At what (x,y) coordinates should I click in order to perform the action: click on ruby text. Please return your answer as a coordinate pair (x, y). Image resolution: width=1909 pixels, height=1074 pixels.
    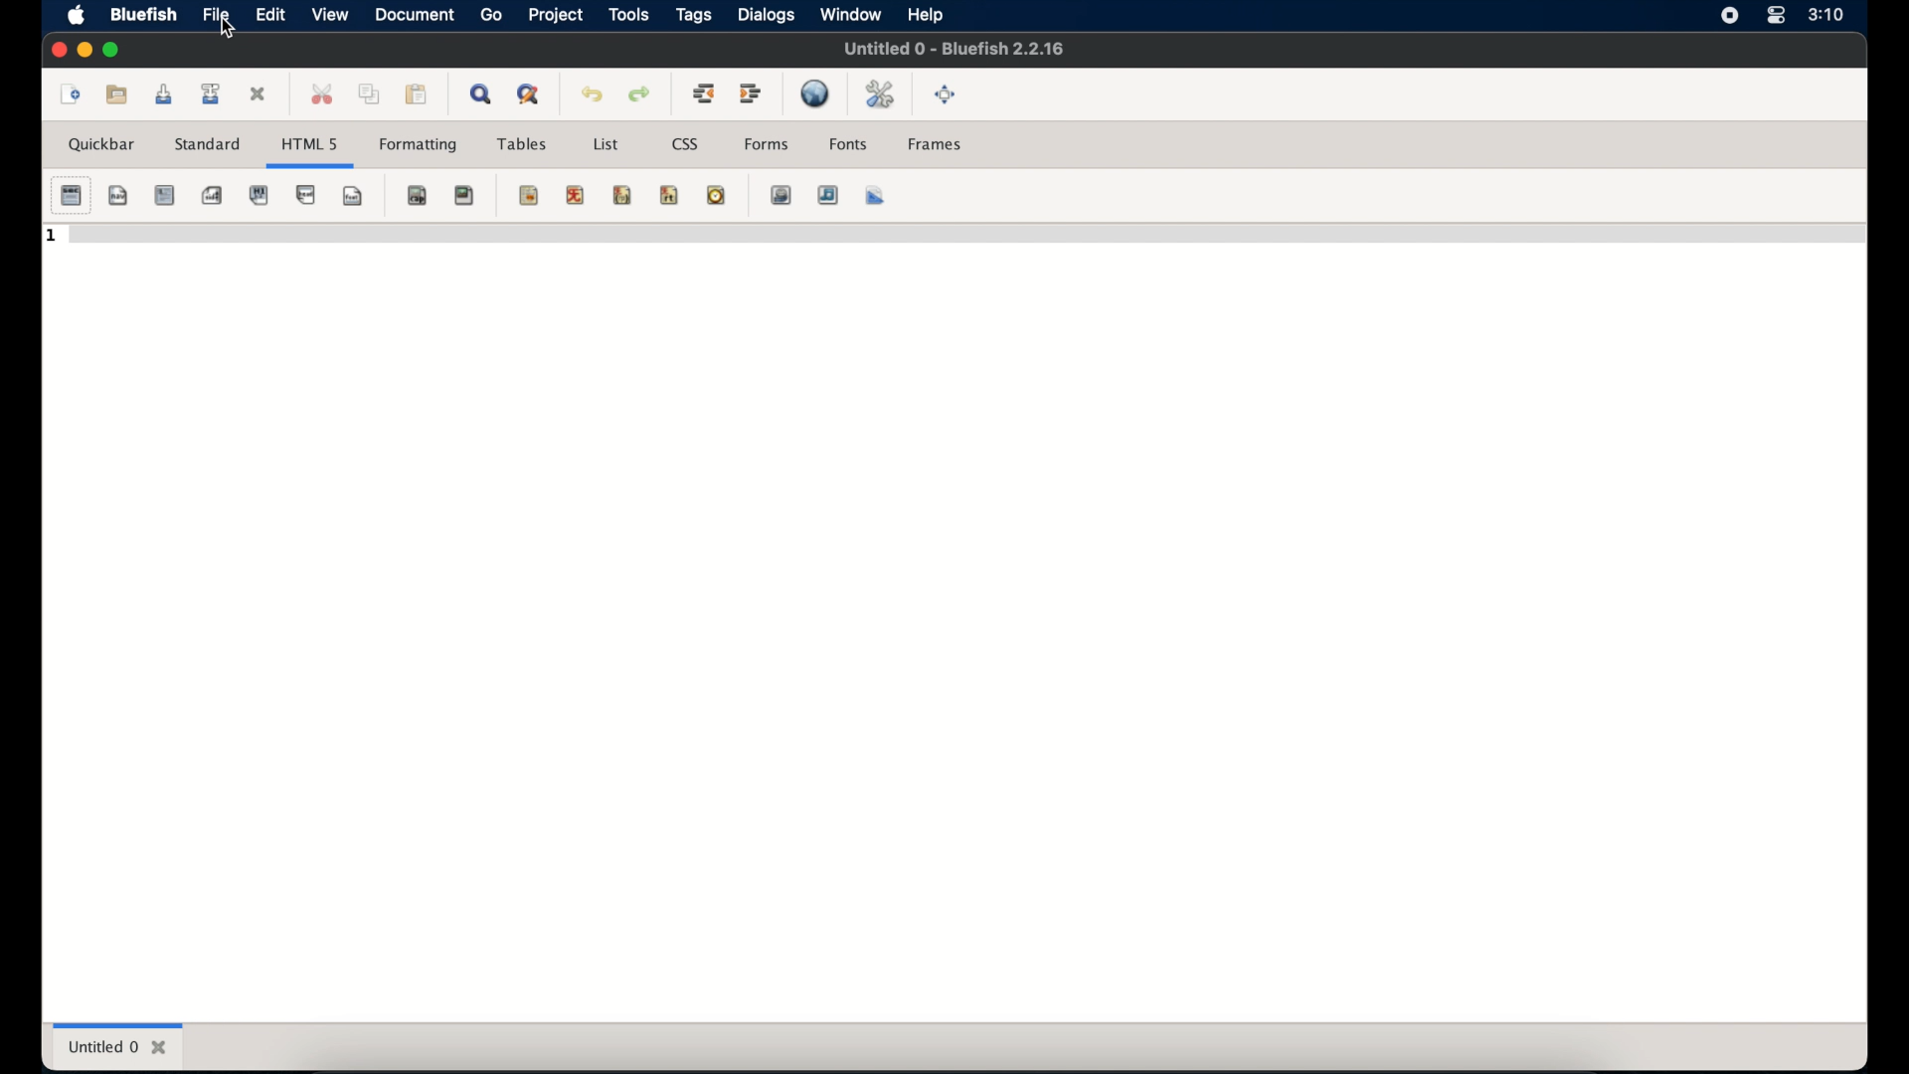
    Looking at the image, I should click on (669, 195).